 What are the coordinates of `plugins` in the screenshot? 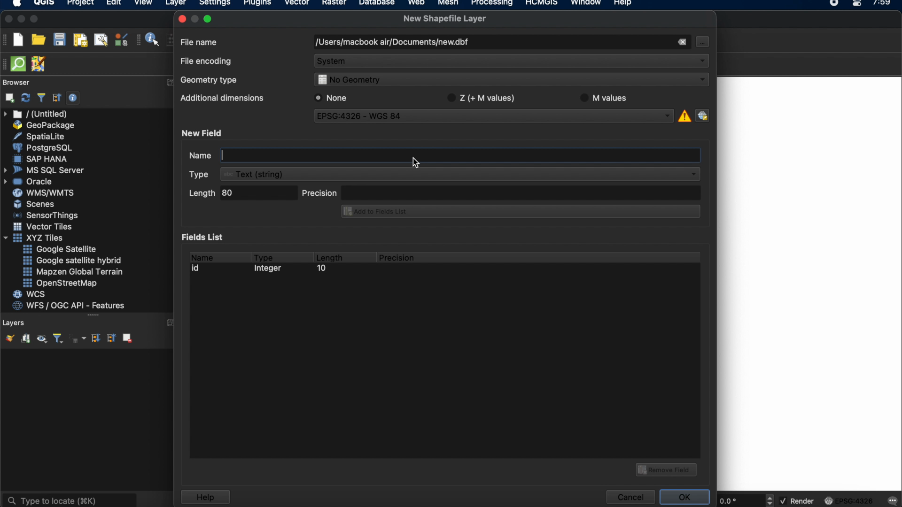 It's located at (257, 4).